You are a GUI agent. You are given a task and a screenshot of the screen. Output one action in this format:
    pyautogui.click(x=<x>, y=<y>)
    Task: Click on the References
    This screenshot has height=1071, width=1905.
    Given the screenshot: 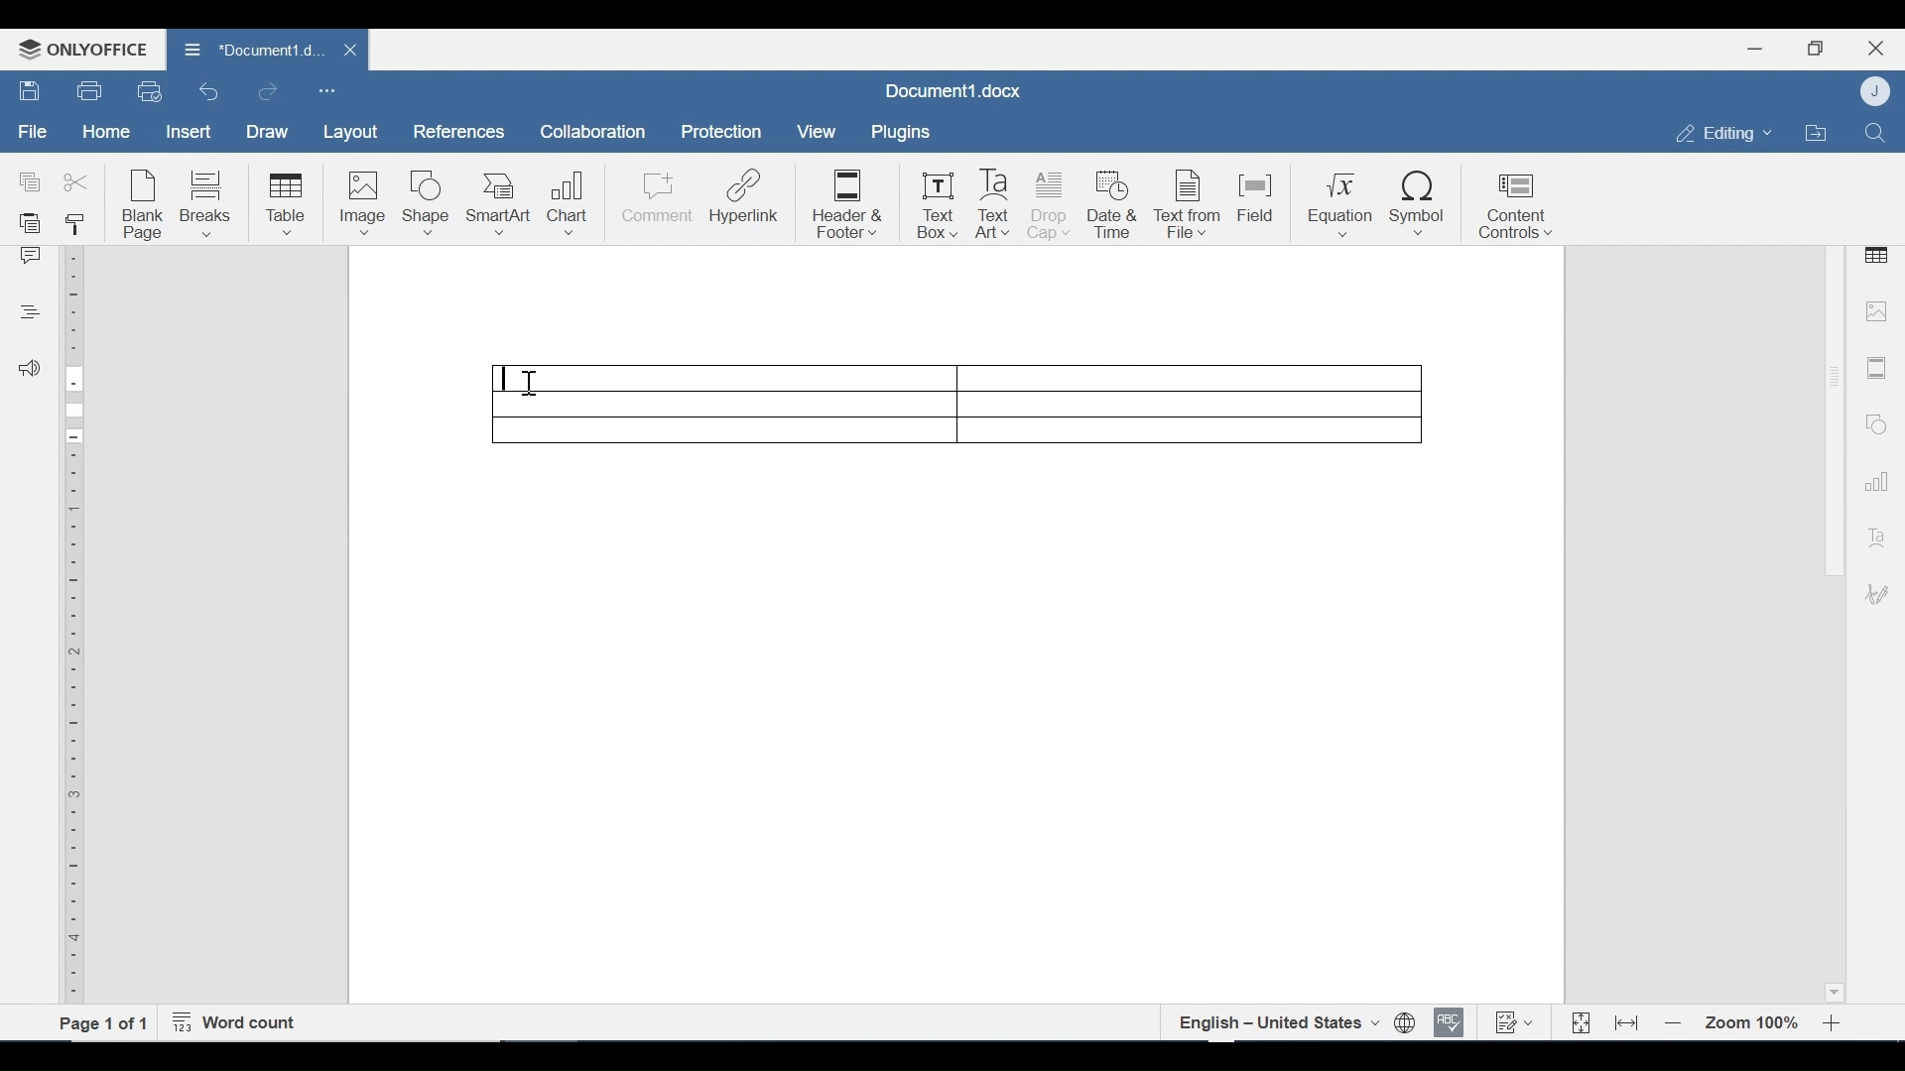 What is the action you would take?
    pyautogui.click(x=456, y=132)
    